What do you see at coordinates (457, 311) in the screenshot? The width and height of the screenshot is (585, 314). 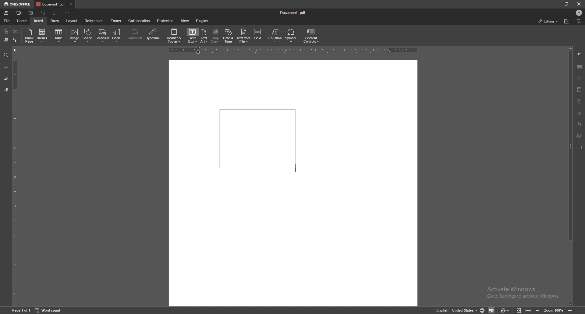 I see `english united states` at bounding box center [457, 311].